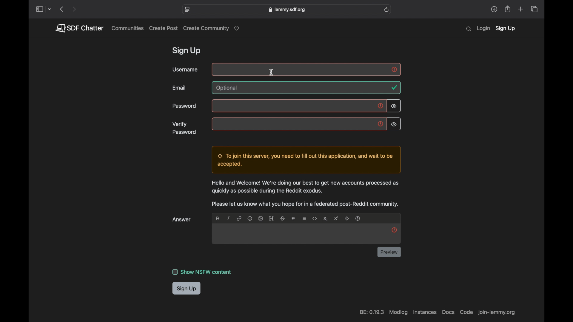 Image resolution: width=573 pixels, height=322 pixels. I want to click on web address, so click(286, 10).